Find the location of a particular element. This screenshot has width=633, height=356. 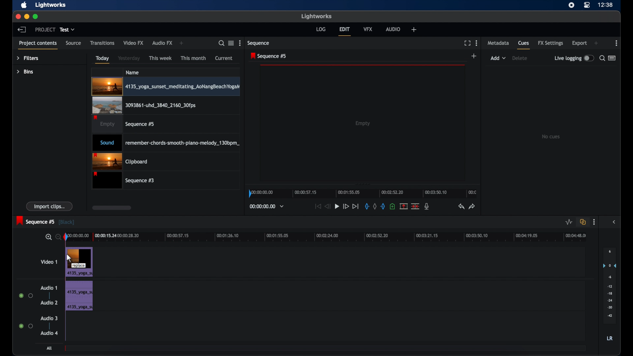

screen recorder icon is located at coordinates (571, 5).